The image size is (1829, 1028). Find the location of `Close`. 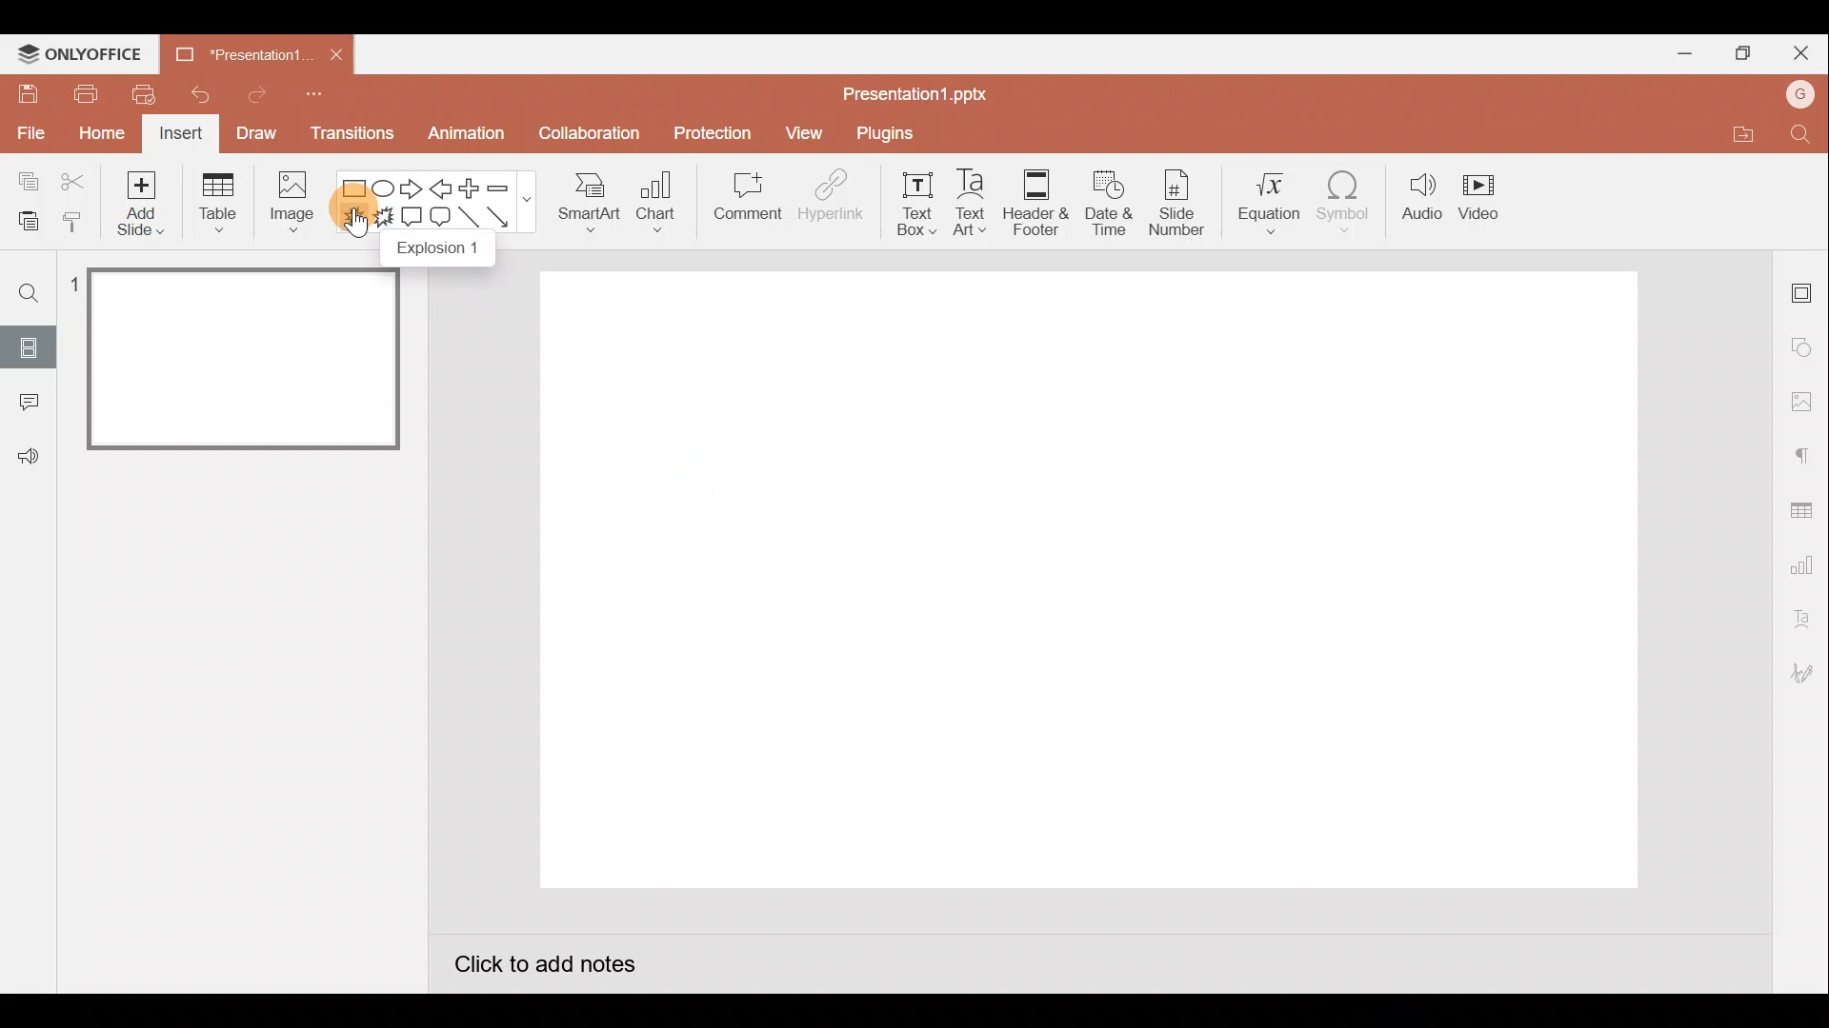

Close is located at coordinates (335, 54).